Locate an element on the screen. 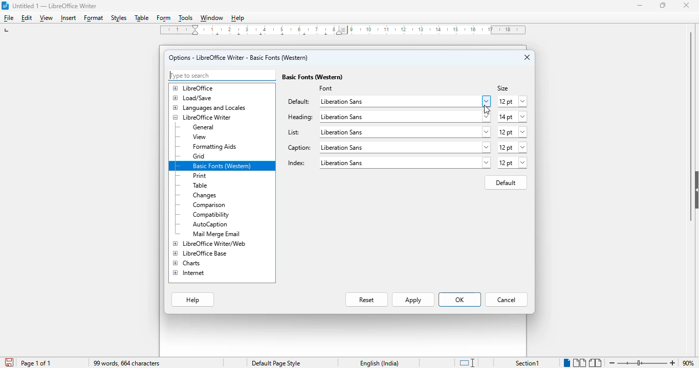 This screenshot has width=699, height=368. book view is located at coordinates (595, 363).